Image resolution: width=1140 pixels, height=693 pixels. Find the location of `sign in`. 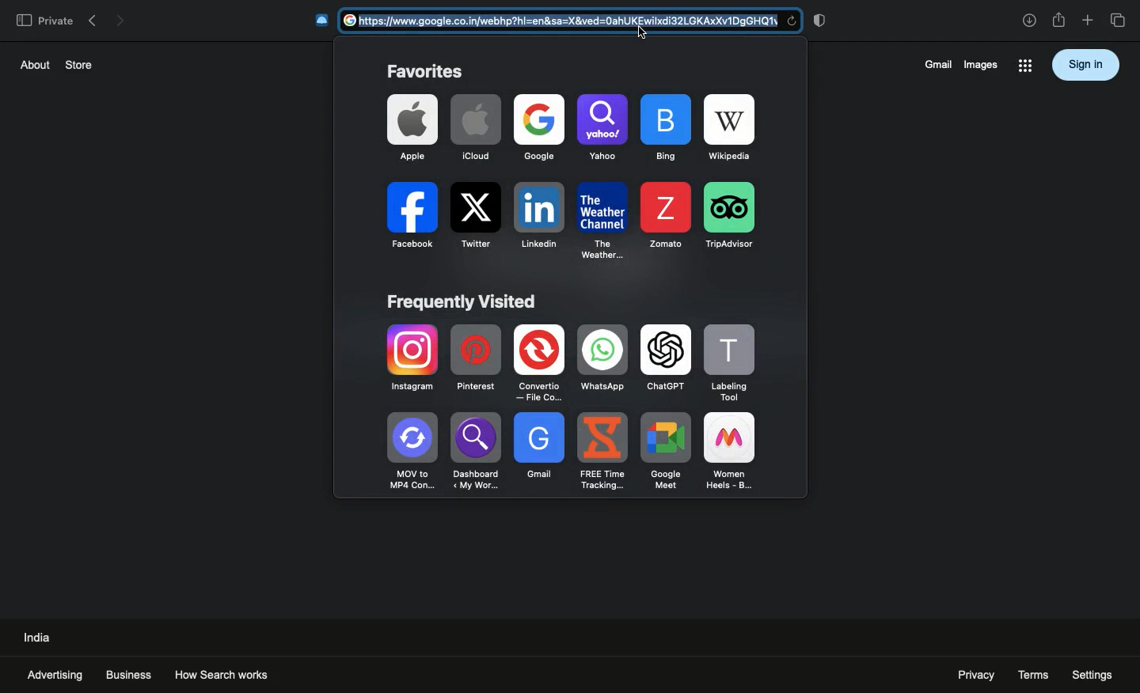

sign in is located at coordinates (1086, 64).